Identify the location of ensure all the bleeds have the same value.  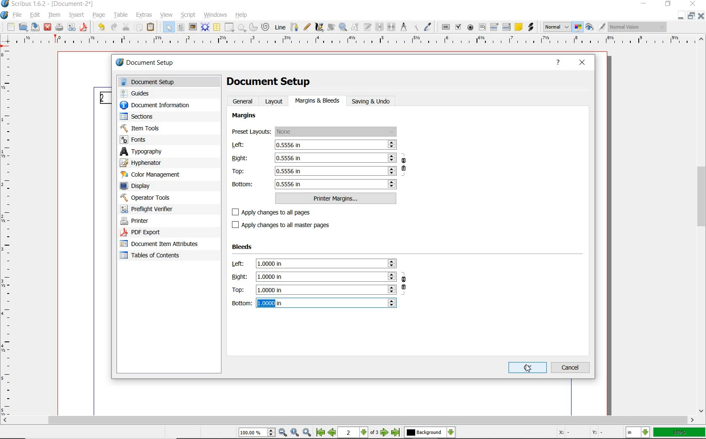
(404, 286).